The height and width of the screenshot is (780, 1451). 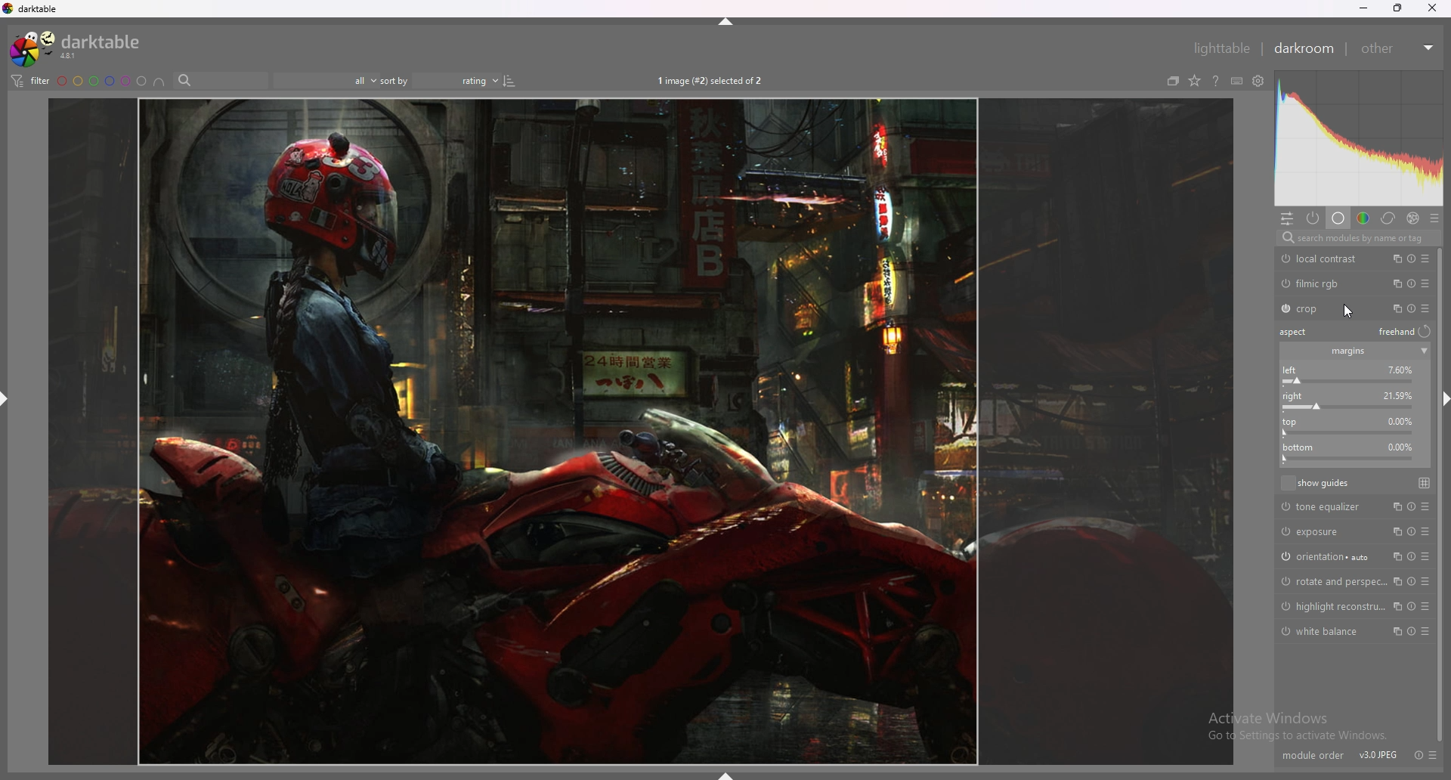 What do you see at coordinates (1349, 309) in the screenshot?
I see `cursor` at bounding box center [1349, 309].